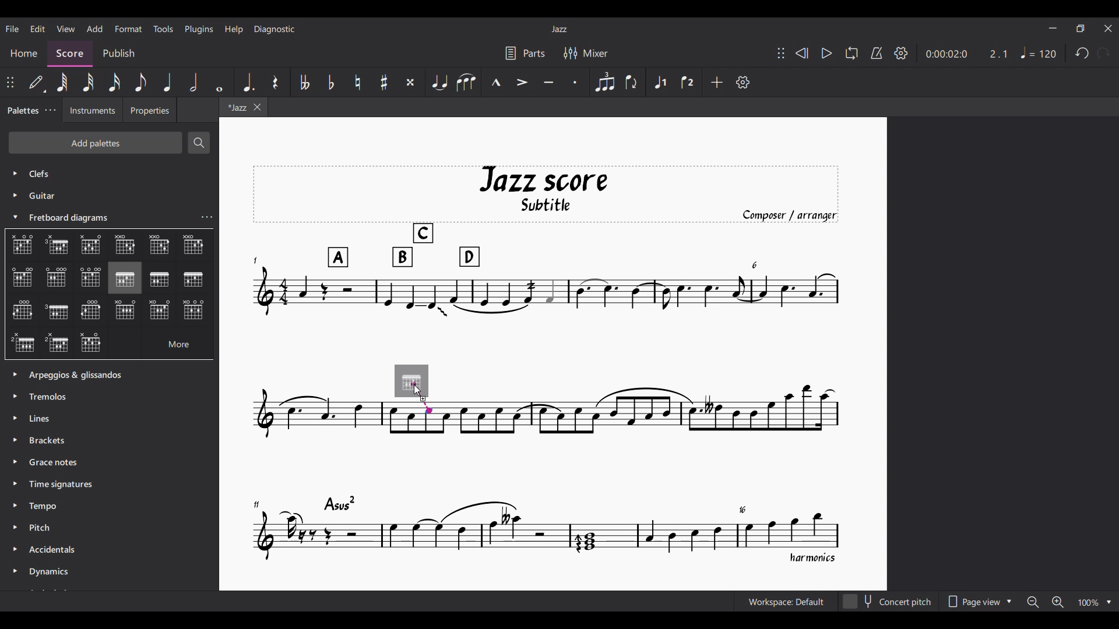 The height and width of the screenshot is (629, 1119). I want to click on Chart3, so click(92, 246).